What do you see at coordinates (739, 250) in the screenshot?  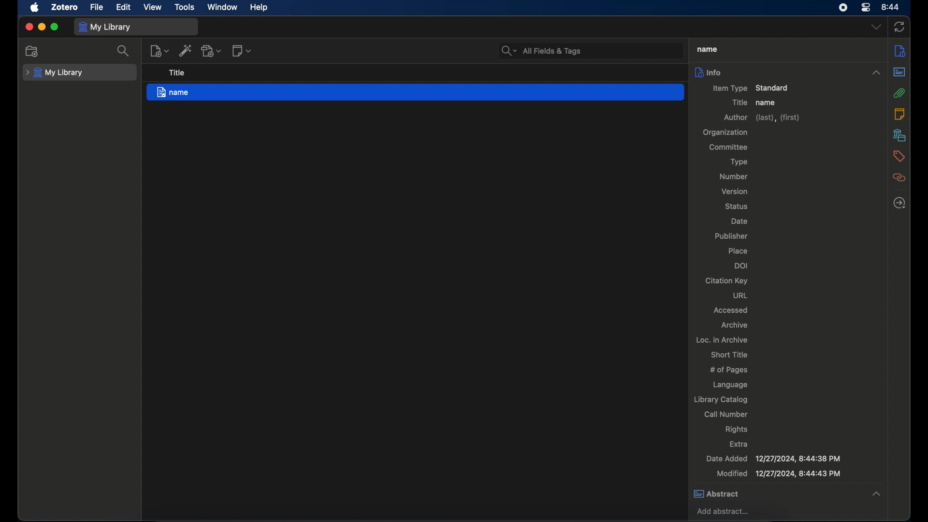 I see `place` at bounding box center [739, 250].